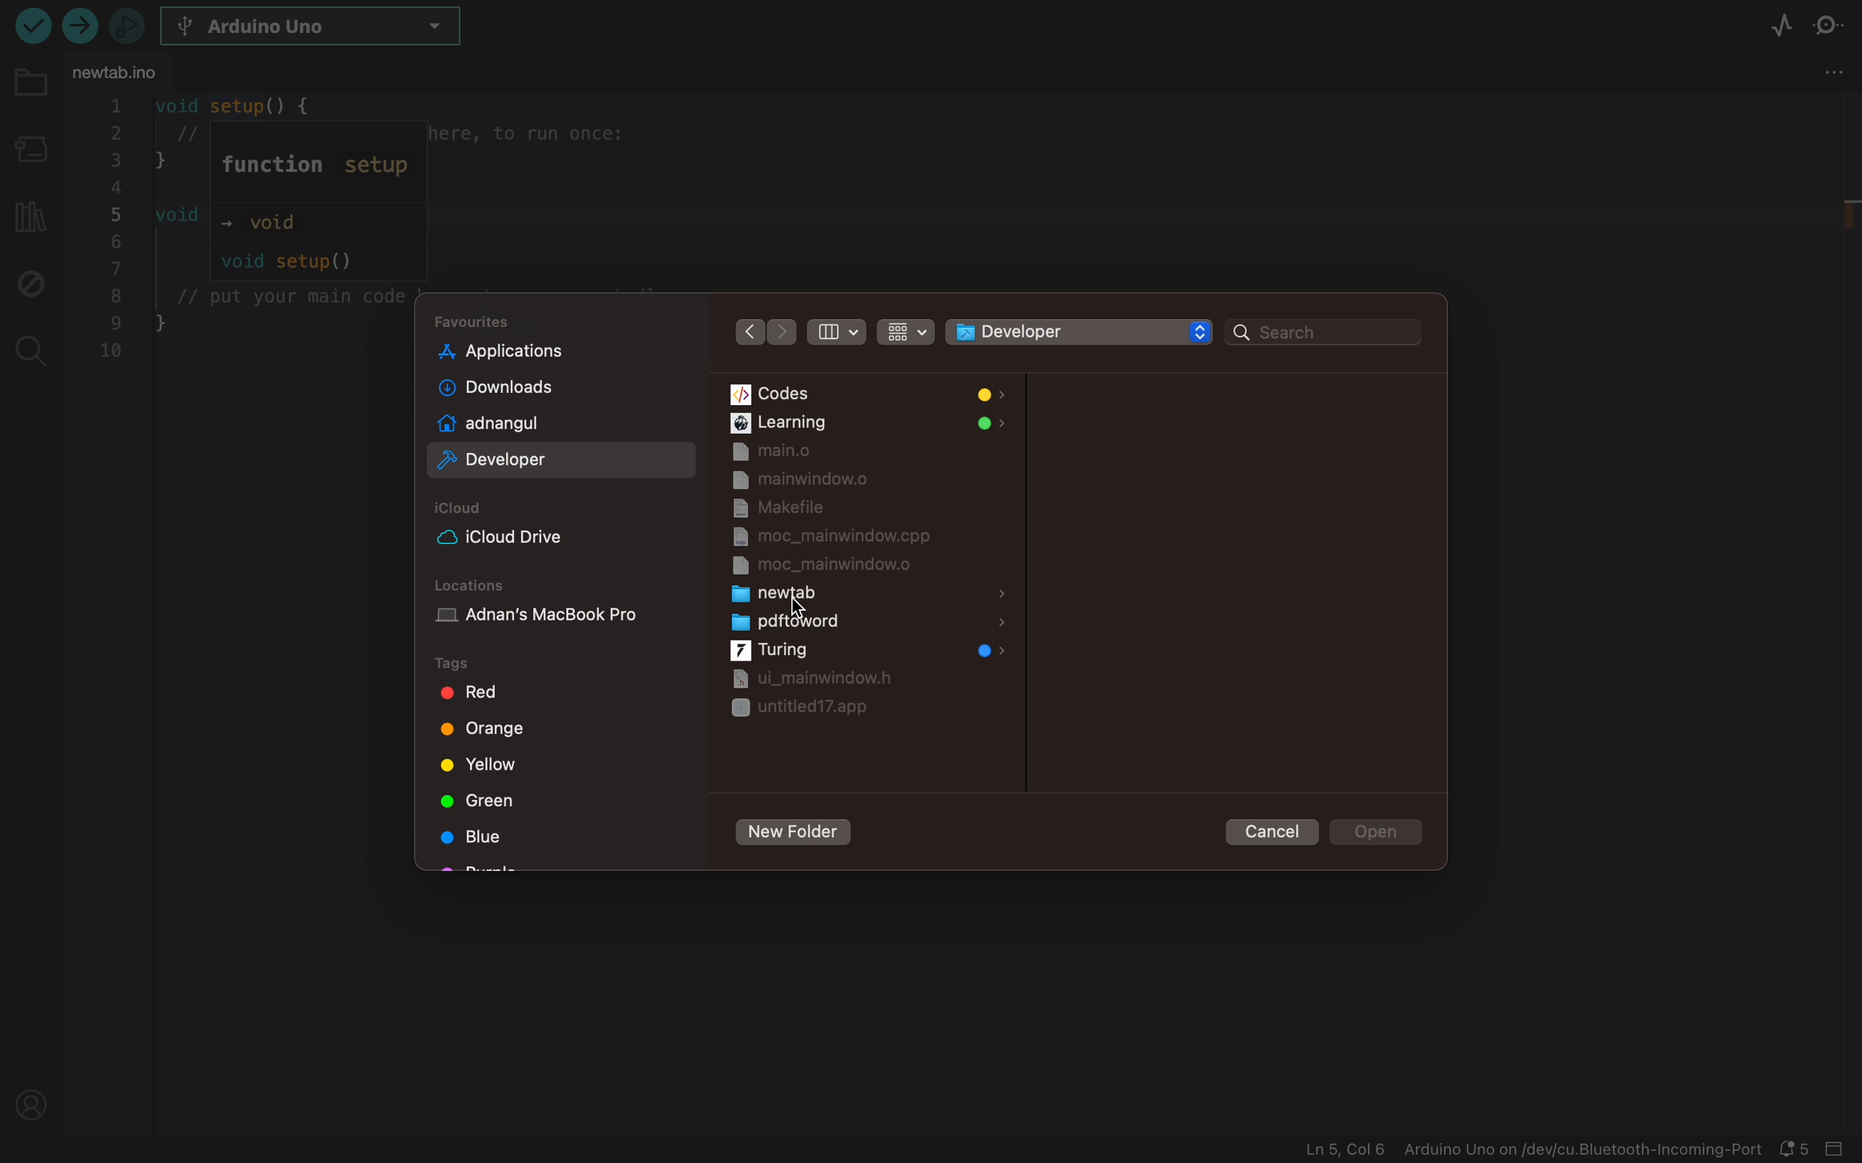 The image size is (1862, 1163). I want to click on search, so click(28, 347).